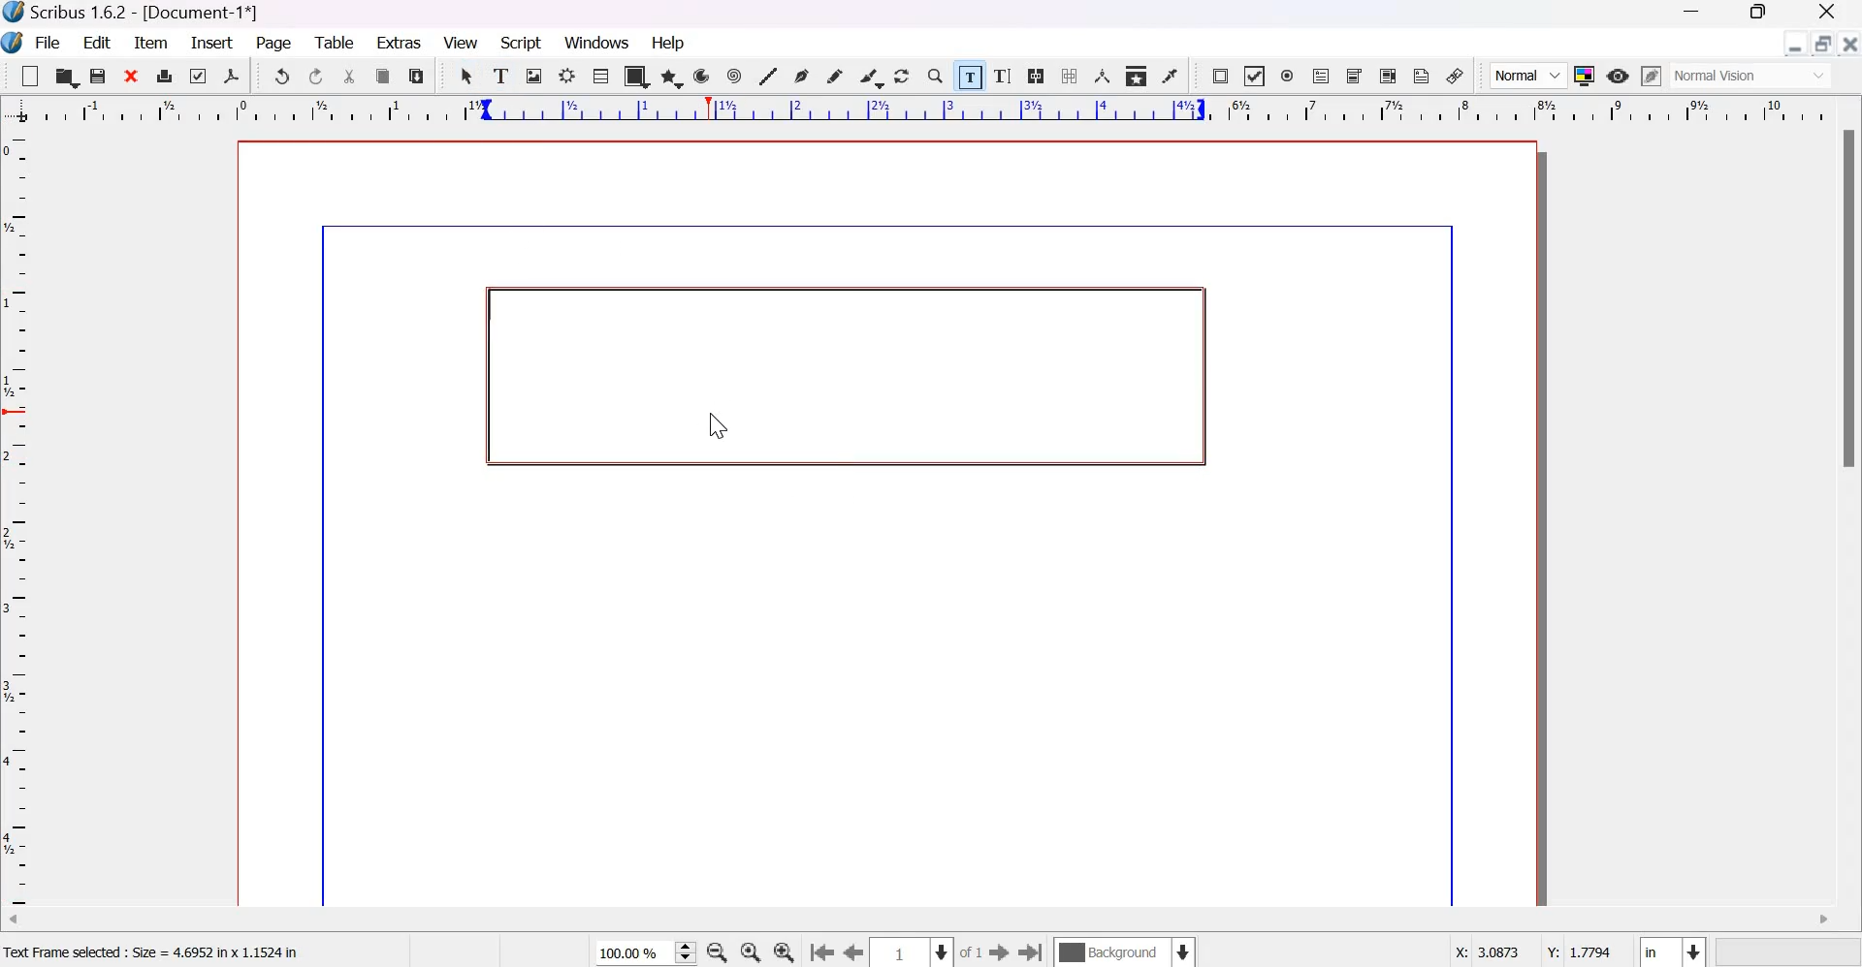 Image resolution: width=1862 pixels, height=967 pixels. I want to click on Normal Vision, so click(1753, 76).